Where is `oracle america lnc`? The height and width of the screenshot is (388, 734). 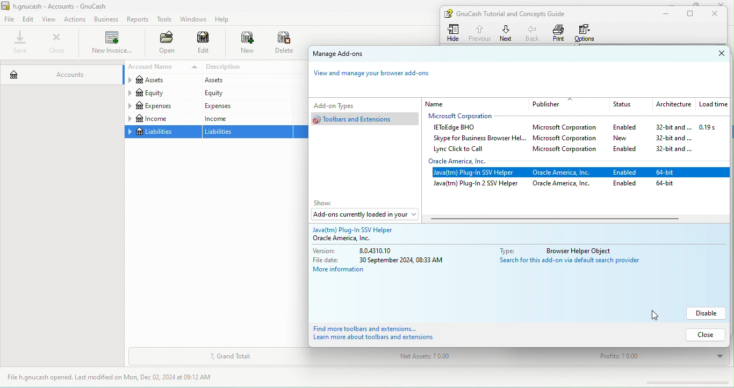
oracle america lnc is located at coordinates (466, 161).